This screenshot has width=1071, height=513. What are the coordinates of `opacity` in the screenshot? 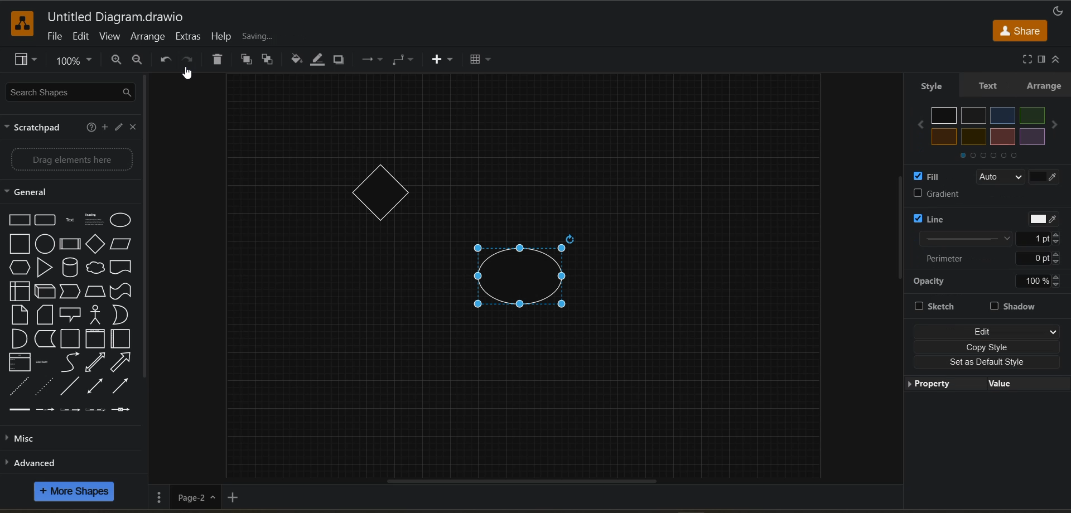 It's located at (989, 280).